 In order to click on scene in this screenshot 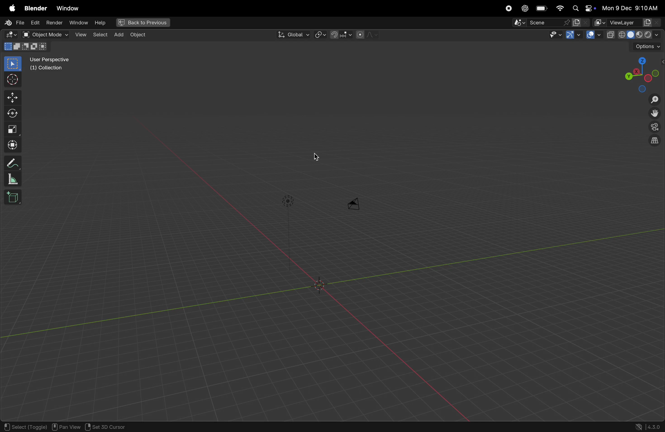, I will do `click(542, 23)`.